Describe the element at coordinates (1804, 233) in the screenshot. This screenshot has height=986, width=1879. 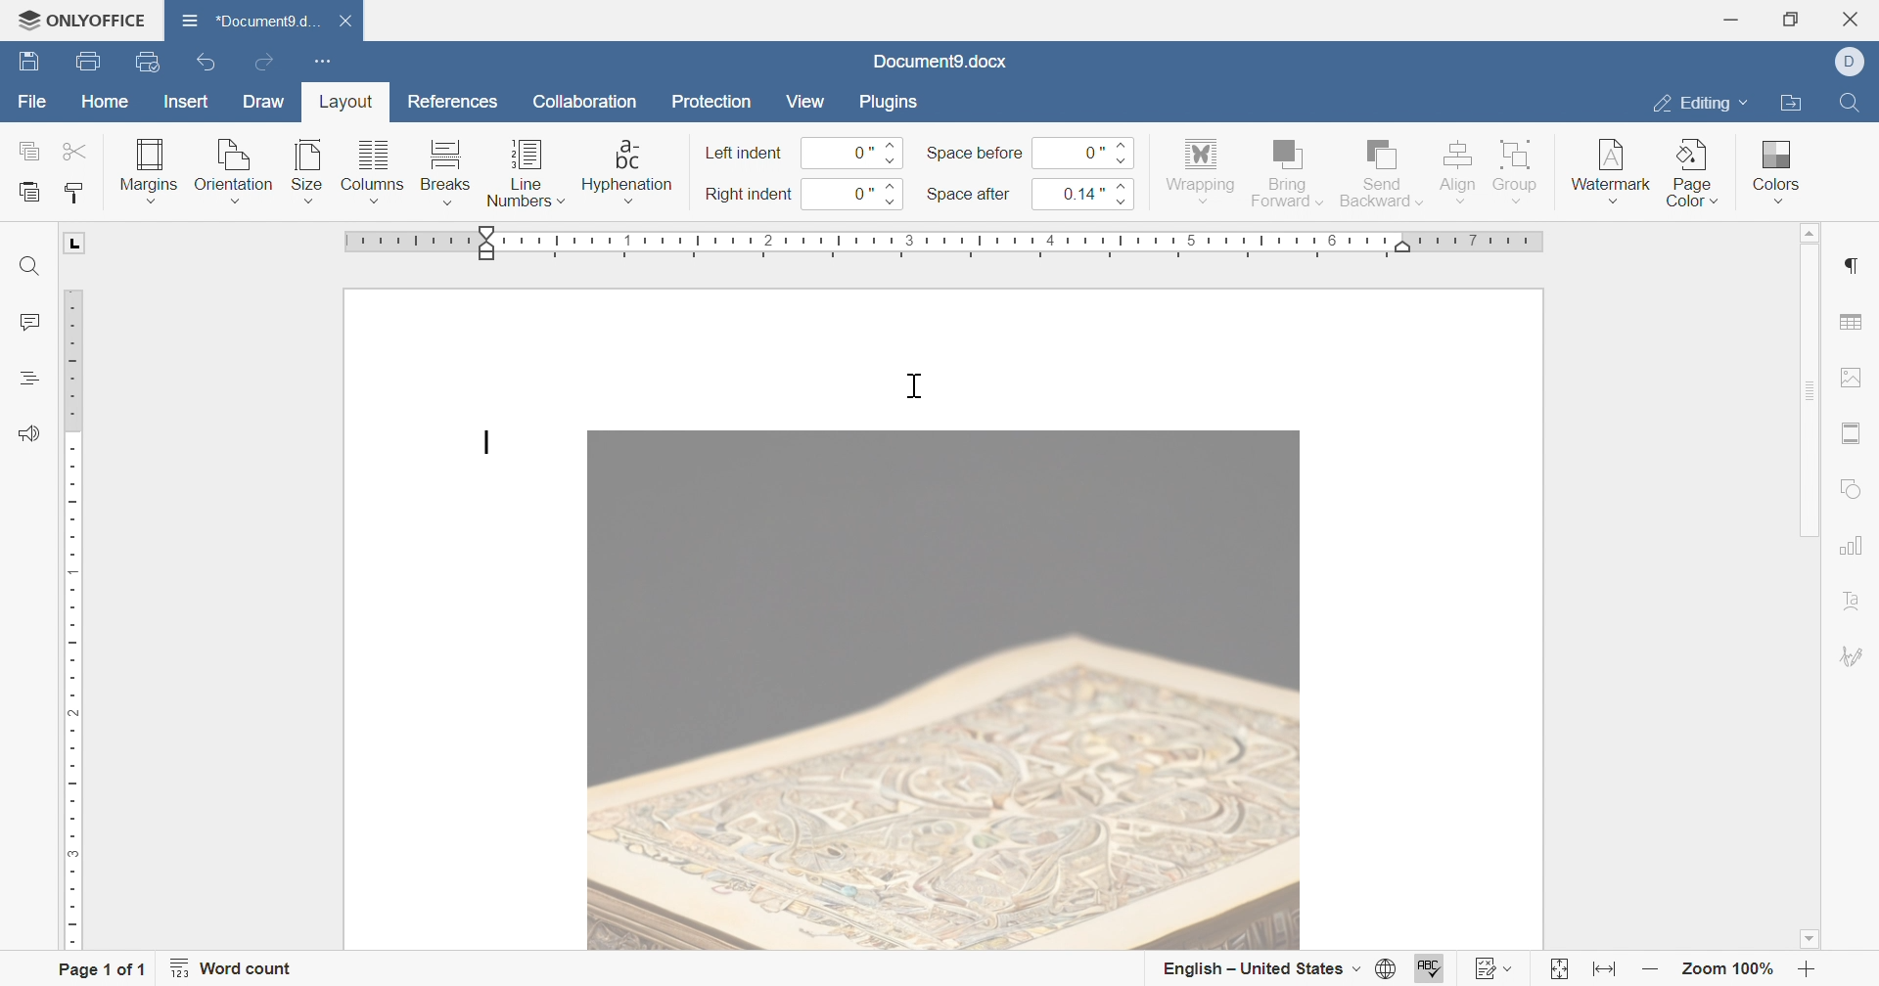
I see `scroll up` at that location.